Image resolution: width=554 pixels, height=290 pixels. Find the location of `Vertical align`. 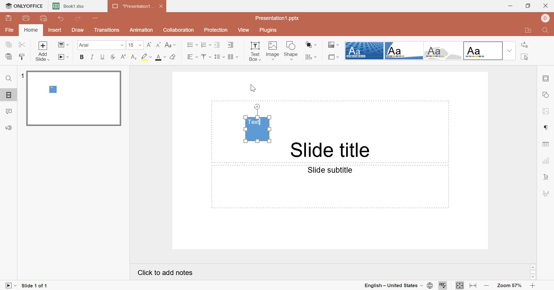

Vertical align is located at coordinates (206, 57).